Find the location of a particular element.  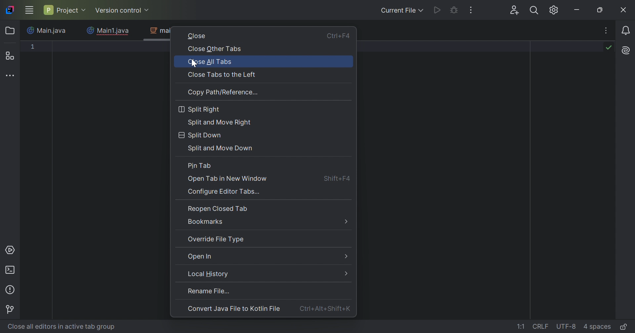

Updates available. IDE and Project settings. is located at coordinates (554, 10).